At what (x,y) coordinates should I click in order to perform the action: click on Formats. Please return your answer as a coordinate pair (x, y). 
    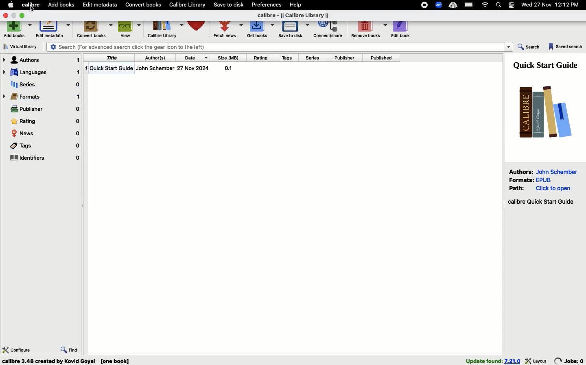
    Looking at the image, I should click on (42, 97).